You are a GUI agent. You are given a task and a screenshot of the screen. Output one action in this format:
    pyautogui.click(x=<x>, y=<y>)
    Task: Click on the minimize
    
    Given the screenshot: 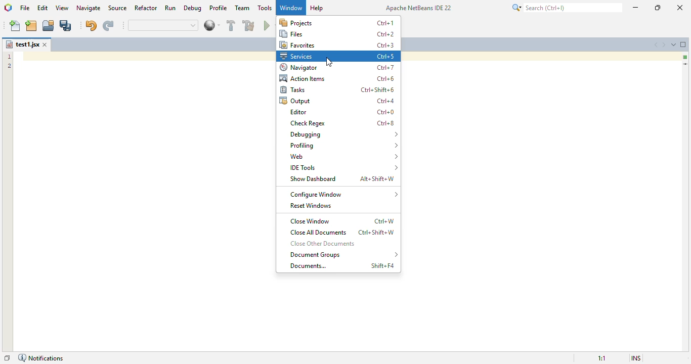 What is the action you would take?
    pyautogui.click(x=636, y=7)
    